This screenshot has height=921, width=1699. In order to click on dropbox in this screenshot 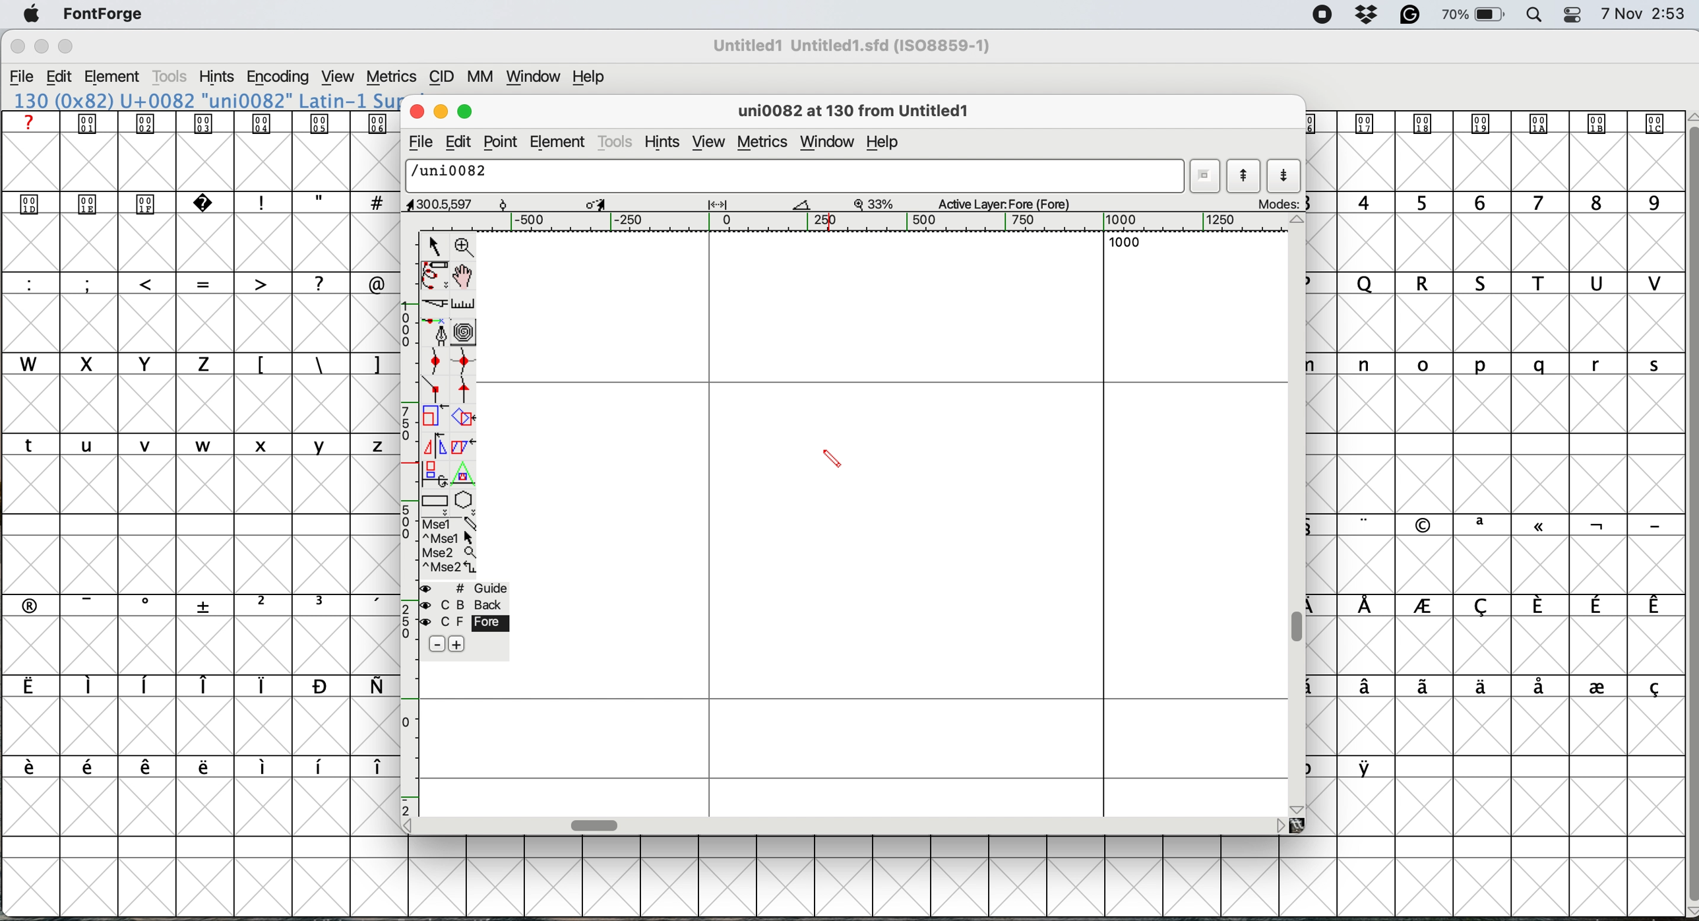, I will do `click(1369, 15)`.